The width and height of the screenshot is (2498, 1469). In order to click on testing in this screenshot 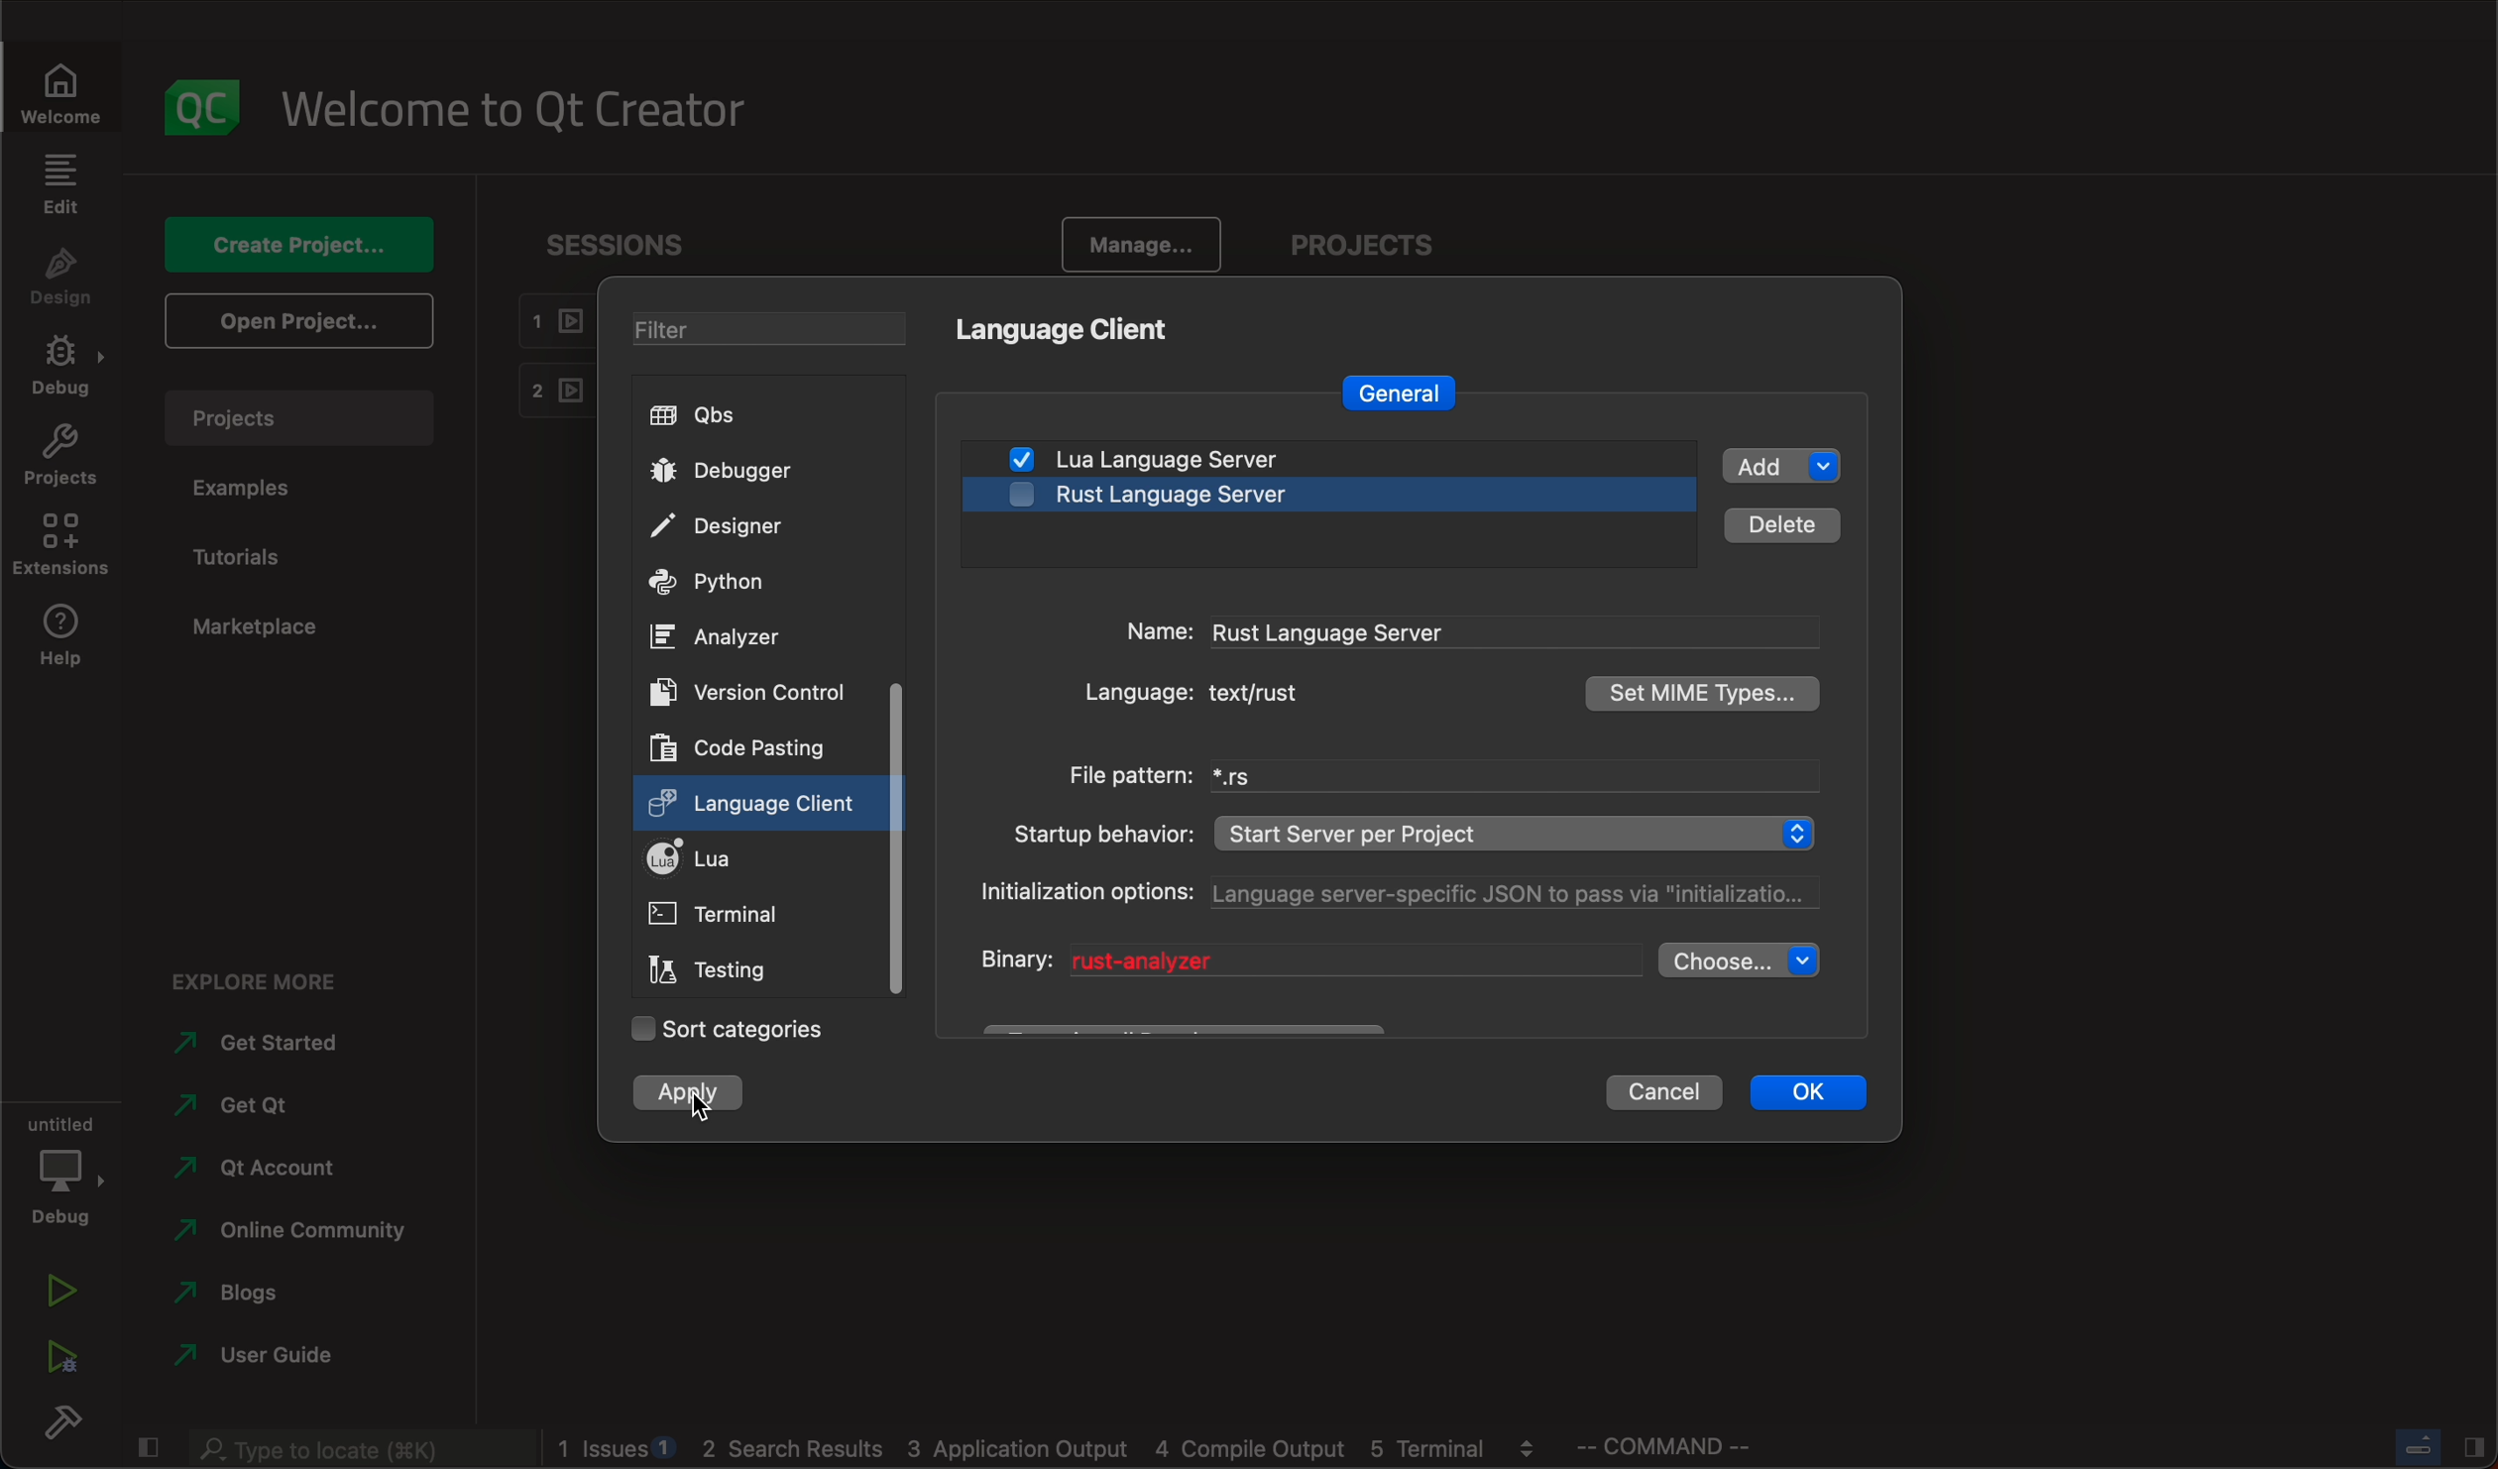, I will do `click(711, 968)`.